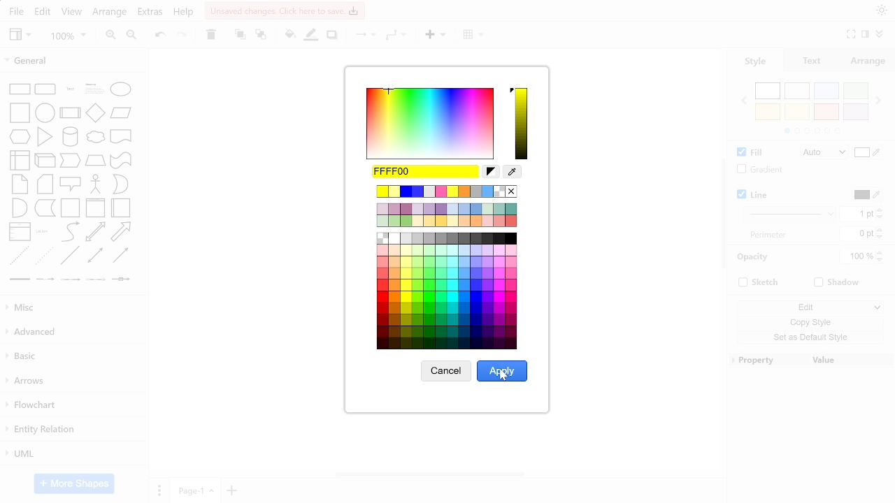 This screenshot has height=503, width=895. Describe the element at coordinates (502, 370) in the screenshot. I see `apply` at that location.